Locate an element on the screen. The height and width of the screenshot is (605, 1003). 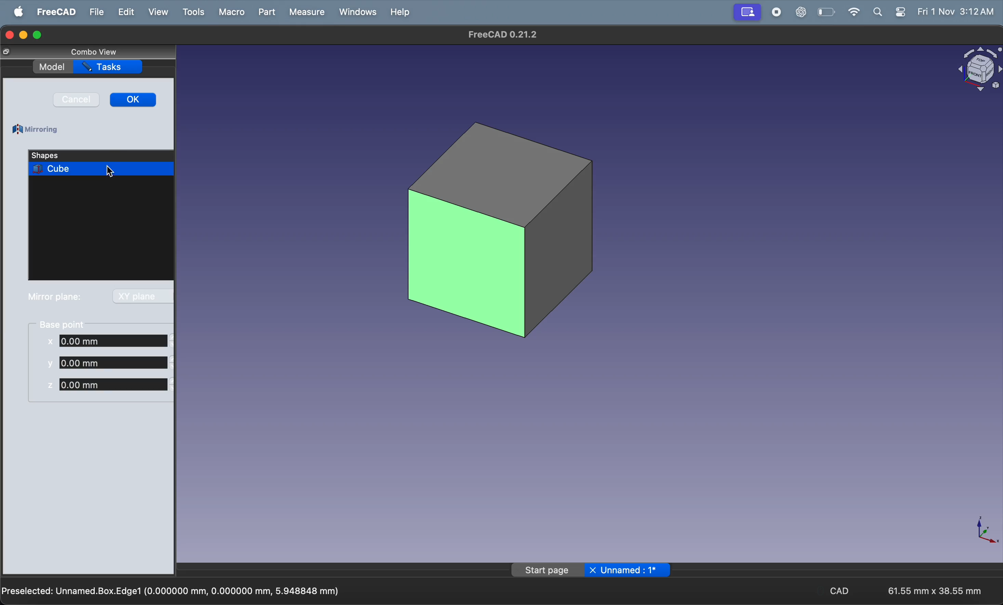
help is located at coordinates (399, 13).